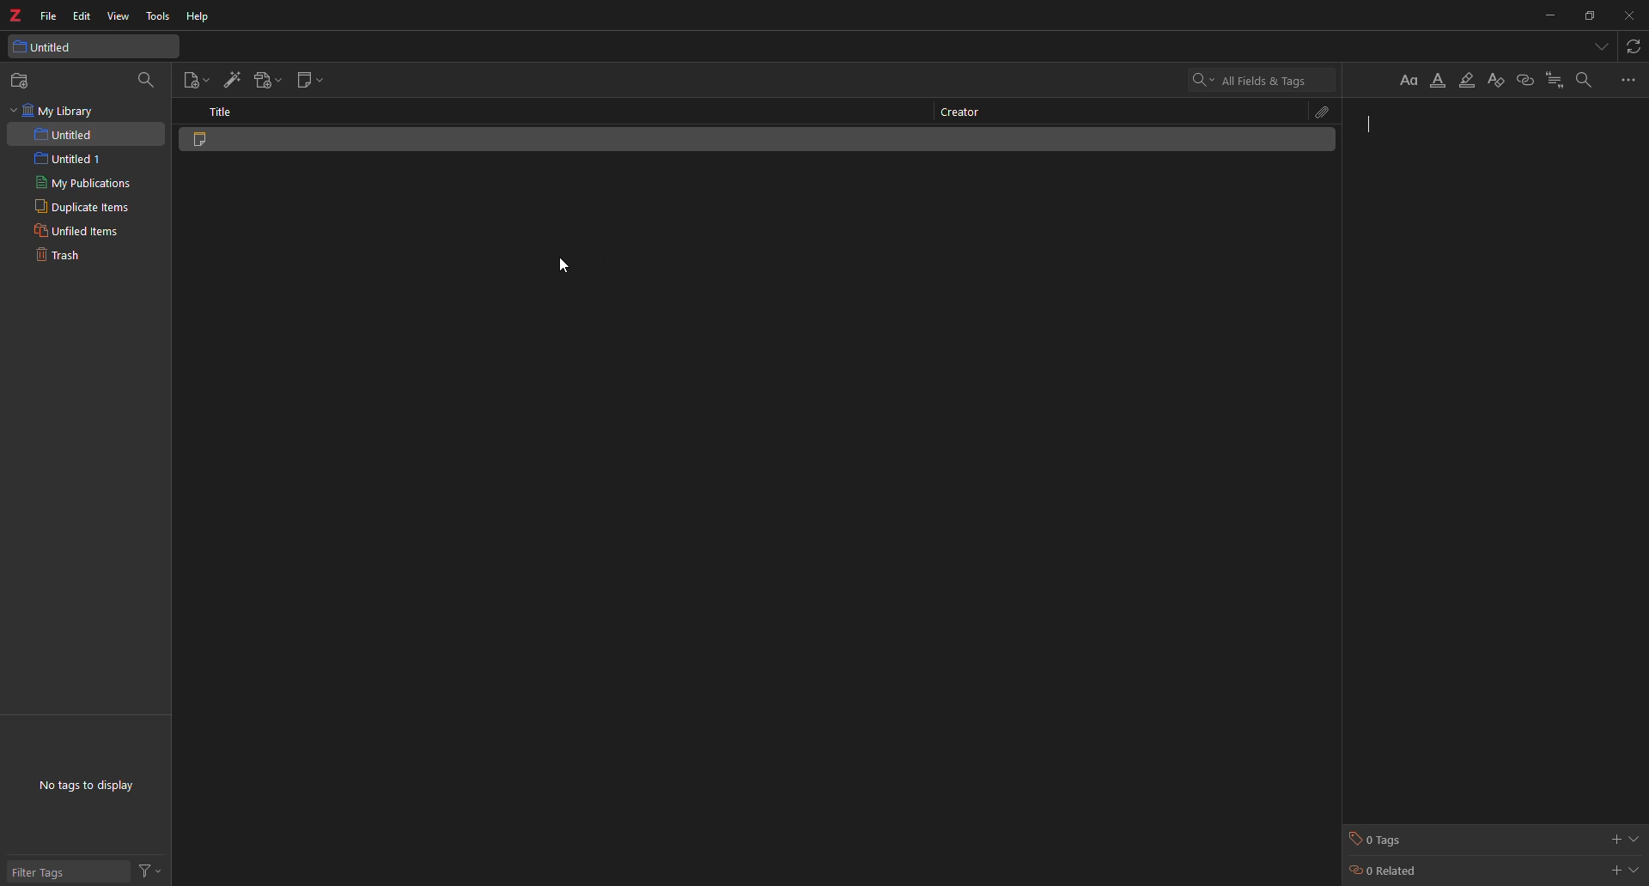 This screenshot has width=1649, height=886. Describe the element at coordinates (158, 16) in the screenshot. I see `tools` at that location.